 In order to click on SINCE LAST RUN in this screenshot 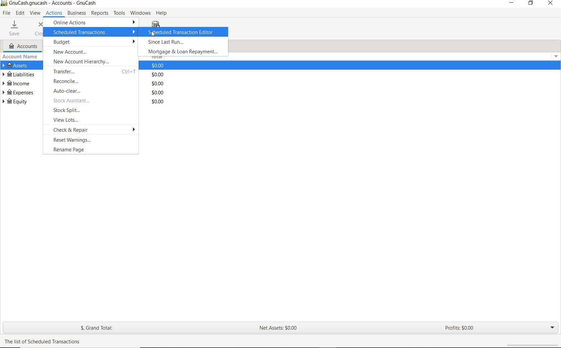, I will do `click(167, 43)`.